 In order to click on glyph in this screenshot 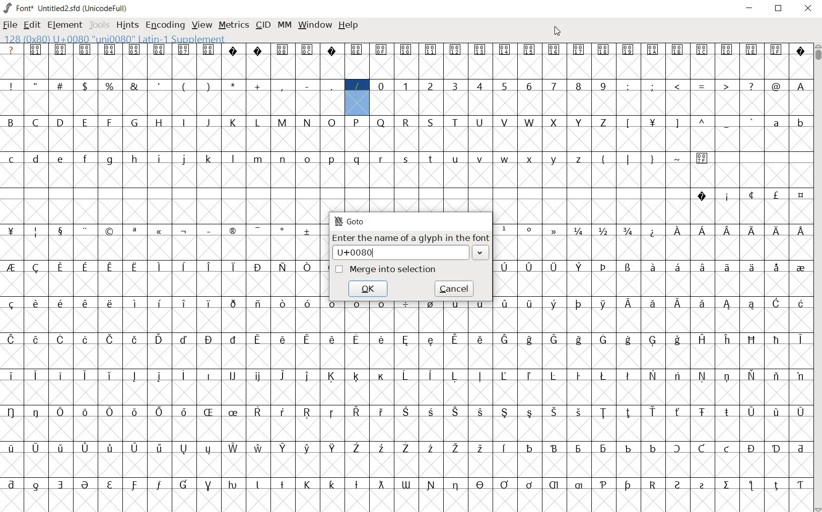, I will do `click(110, 49)`.